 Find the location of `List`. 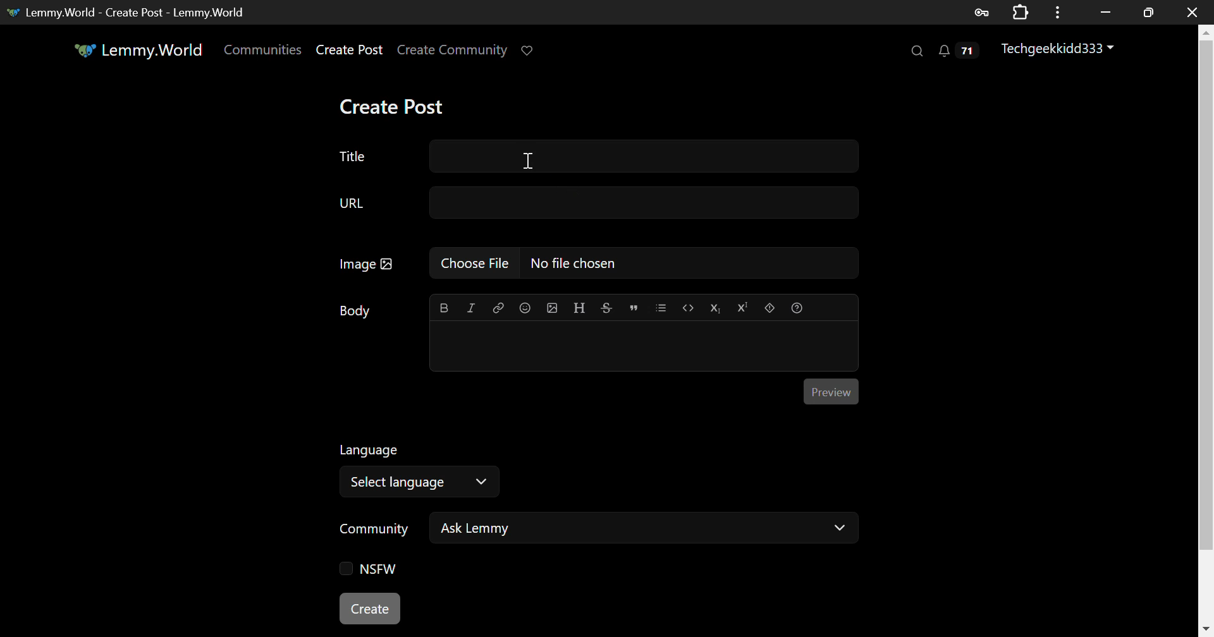

List is located at coordinates (661, 308).